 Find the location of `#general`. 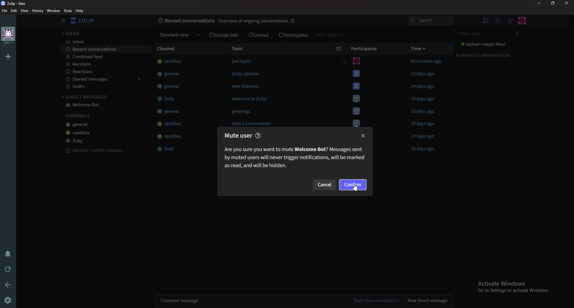

#general is located at coordinates (168, 86).